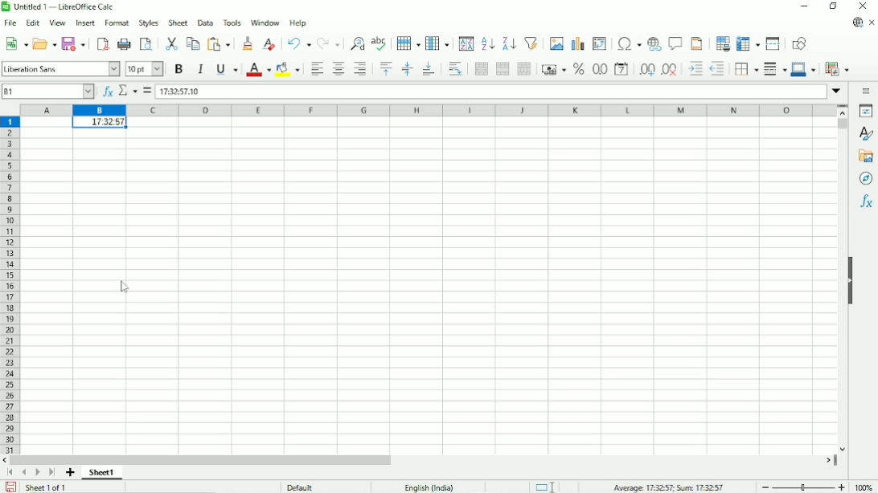 The width and height of the screenshot is (878, 493). What do you see at coordinates (265, 23) in the screenshot?
I see `Window` at bounding box center [265, 23].